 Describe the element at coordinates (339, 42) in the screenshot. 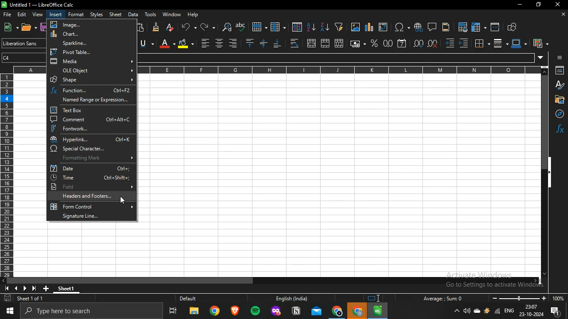

I see `unmerge cells` at that location.